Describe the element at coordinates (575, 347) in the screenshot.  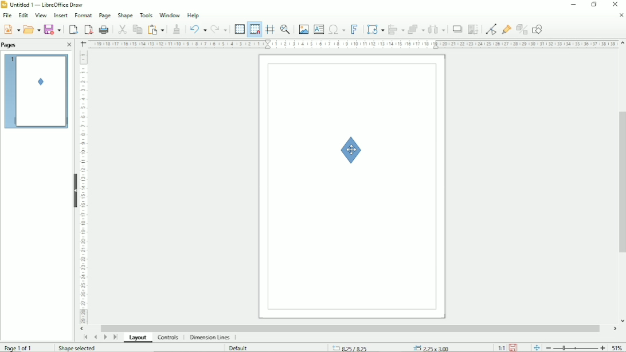
I see `Zoom out/in` at that location.